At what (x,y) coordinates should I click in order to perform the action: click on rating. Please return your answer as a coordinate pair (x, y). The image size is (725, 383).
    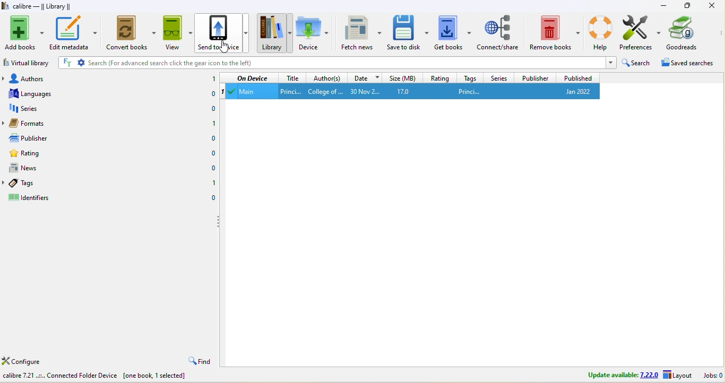
    Looking at the image, I should click on (34, 152).